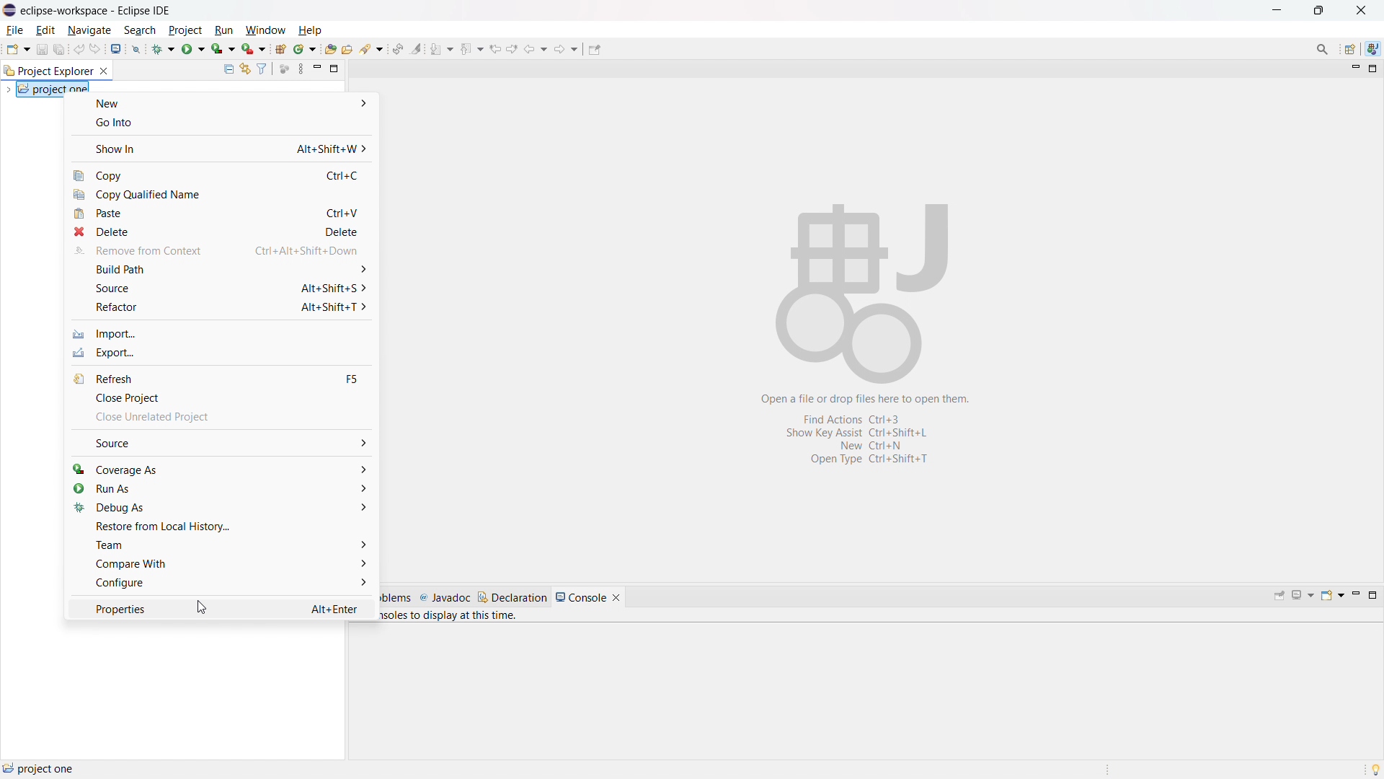 This screenshot has width=1384, height=779. I want to click on properties, so click(221, 608).